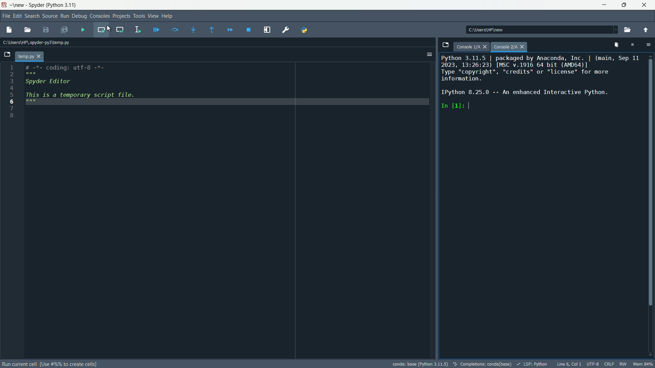 The height and width of the screenshot is (368, 655). What do you see at coordinates (615, 33) in the screenshot?
I see `Dropdown` at bounding box center [615, 33].